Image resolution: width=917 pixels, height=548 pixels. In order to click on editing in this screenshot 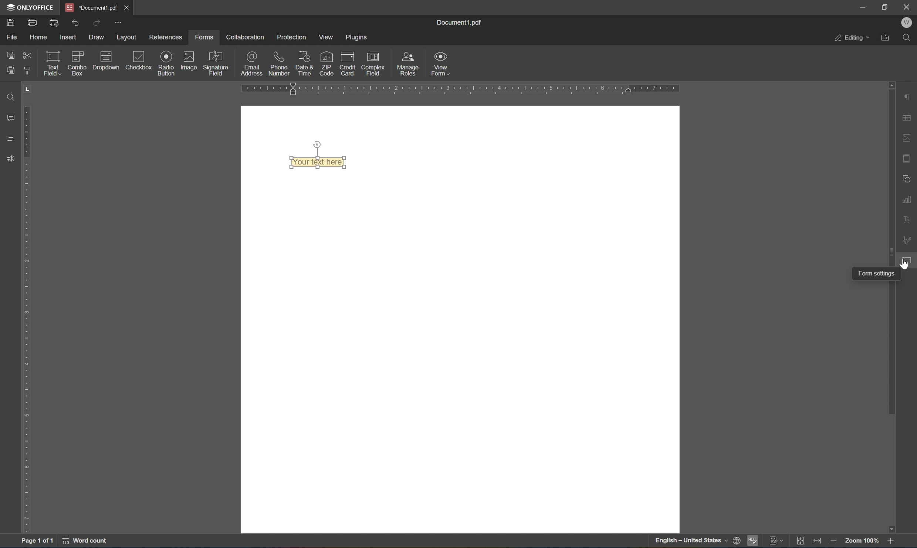, I will do `click(850, 38)`.